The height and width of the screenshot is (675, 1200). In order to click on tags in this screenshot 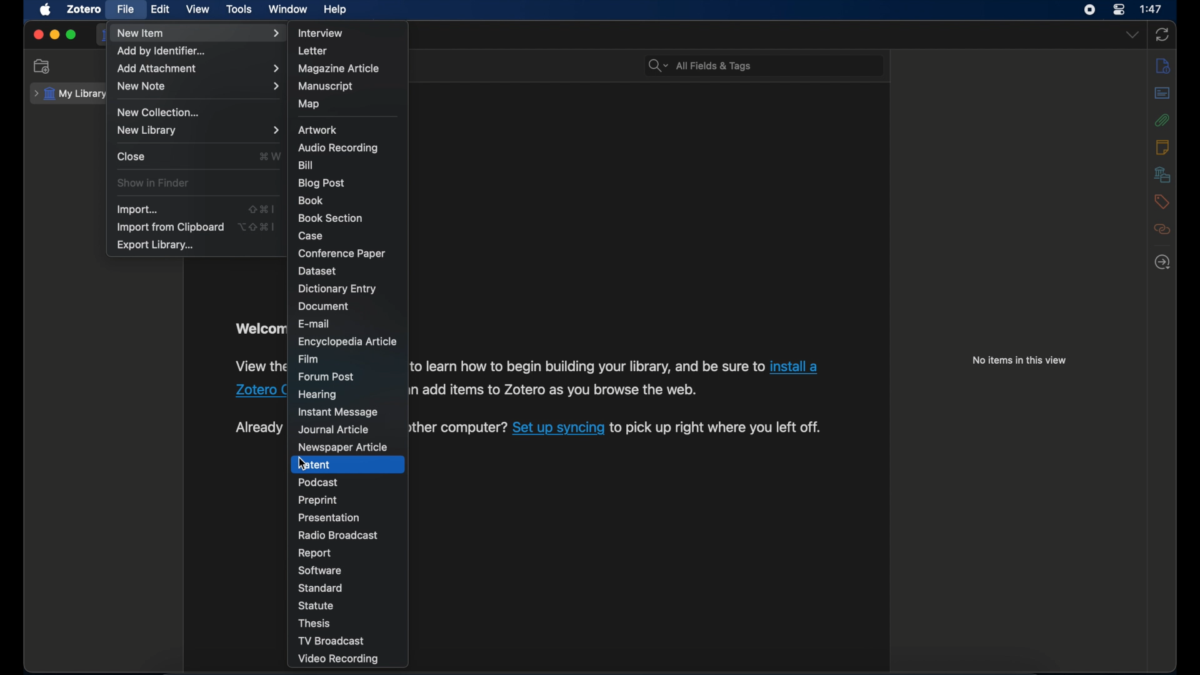, I will do `click(1162, 201)`.